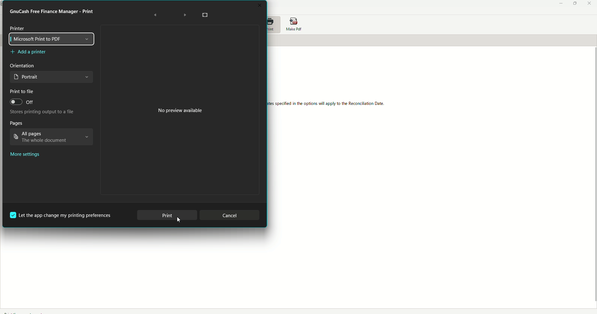 Image resolution: width=597 pixels, height=314 pixels. What do you see at coordinates (329, 102) in the screenshot?
I see `The reconcile report is designed to be similar to the formal reconciliation tool. Please select the account from Report Options. Please note the dates specified in the options will apply to the reconciliation data` at bounding box center [329, 102].